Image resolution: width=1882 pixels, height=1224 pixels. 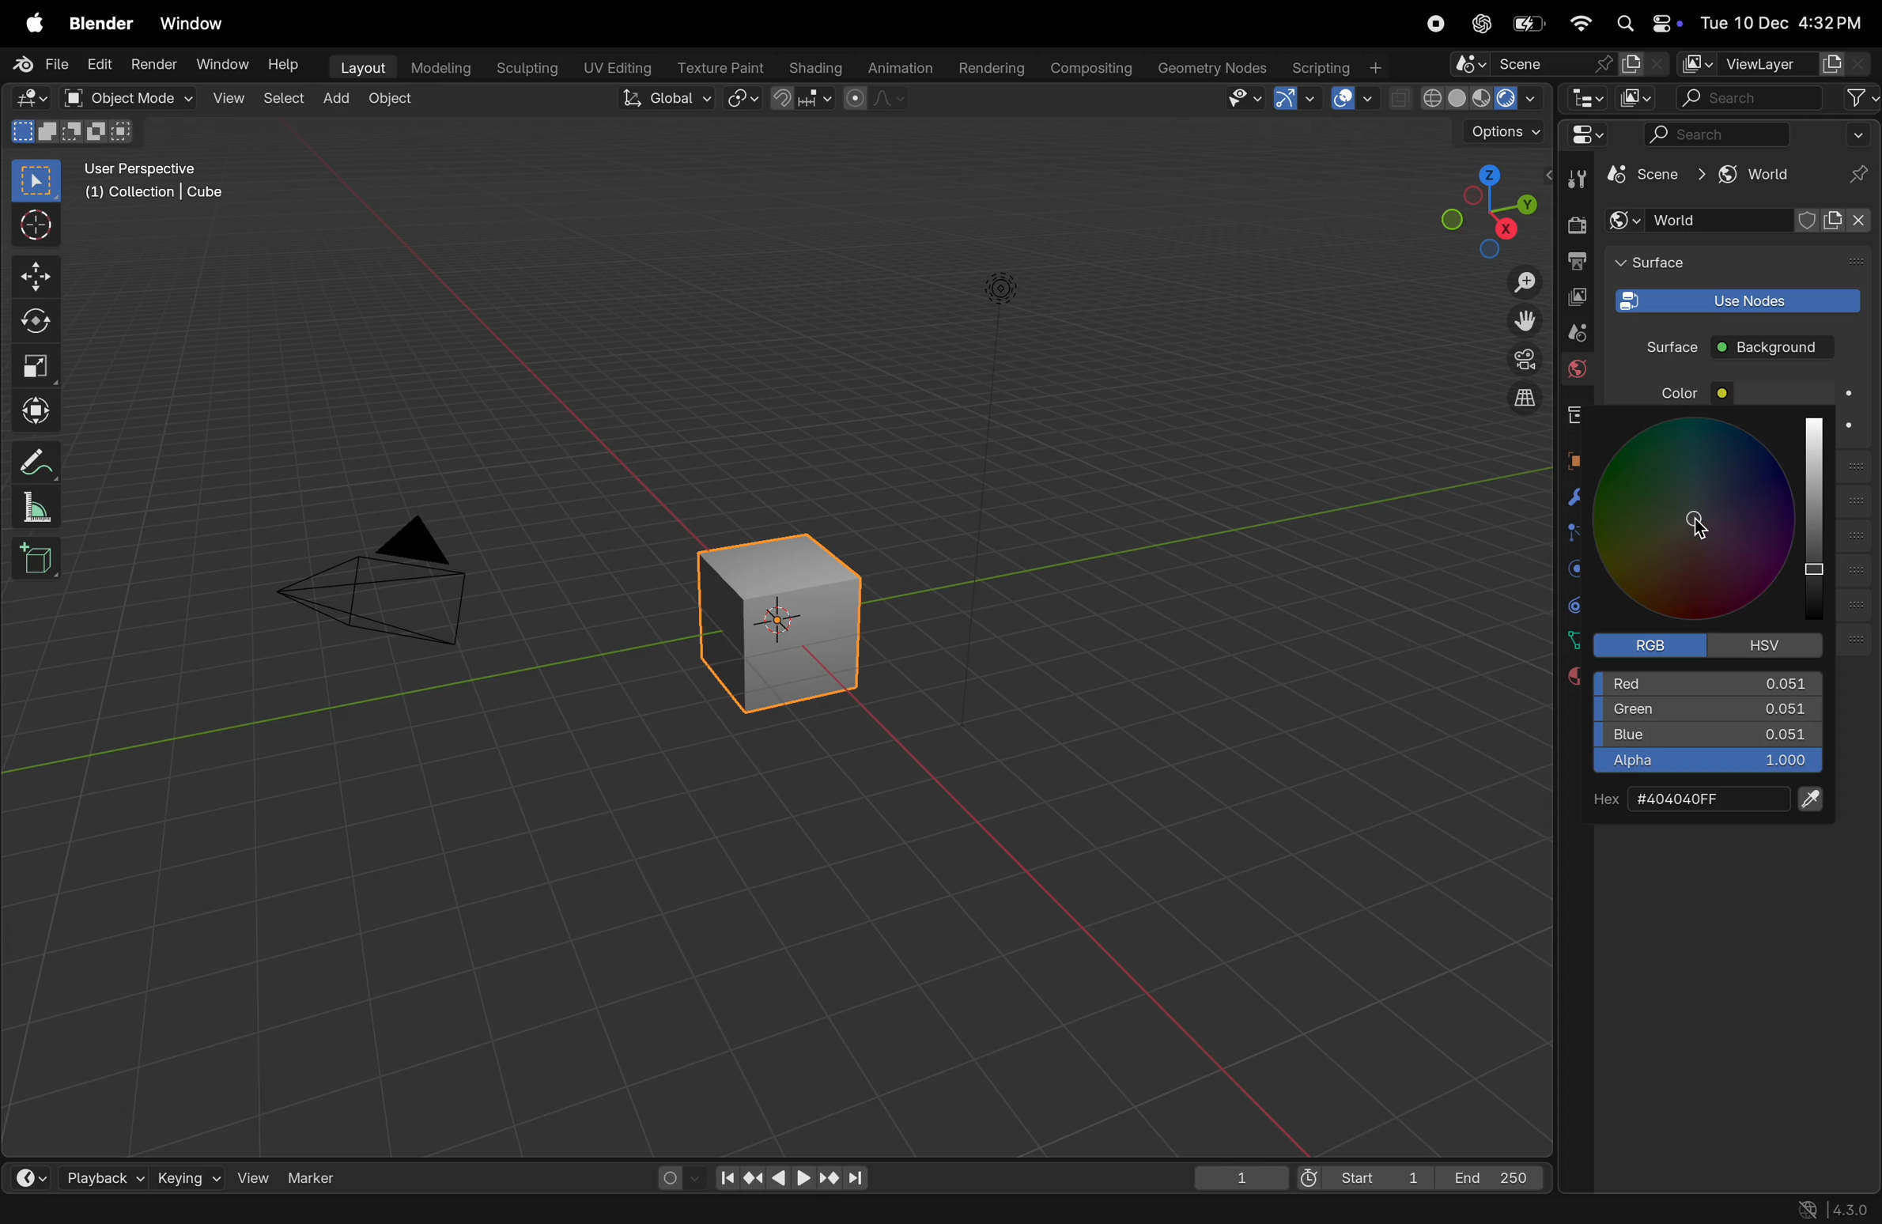 What do you see at coordinates (1574, 604) in the screenshot?
I see `constraints` at bounding box center [1574, 604].